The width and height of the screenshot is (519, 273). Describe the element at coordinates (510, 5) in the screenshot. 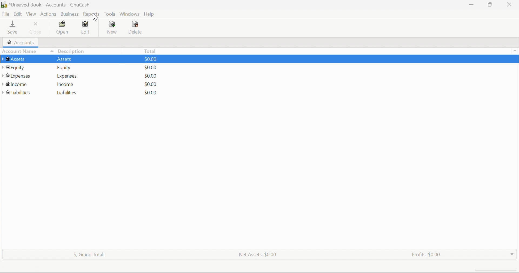

I see `Close` at that location.